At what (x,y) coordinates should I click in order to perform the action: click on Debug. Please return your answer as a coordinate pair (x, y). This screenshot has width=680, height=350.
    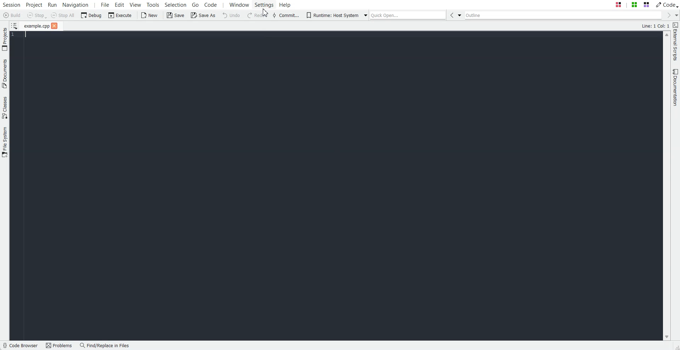
    Looking at the image, I should click on (91, 15).